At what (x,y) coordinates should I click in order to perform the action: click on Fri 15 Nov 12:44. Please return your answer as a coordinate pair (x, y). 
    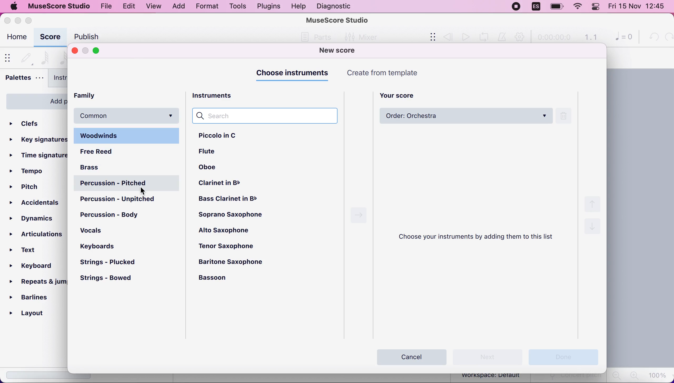
    Looking at the image, I should click on (638, 7).